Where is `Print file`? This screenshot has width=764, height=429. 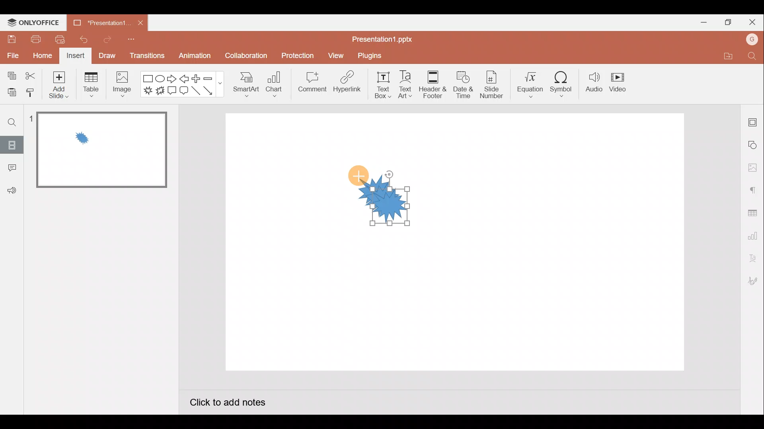 Print file is located at coordinates (35, 39).